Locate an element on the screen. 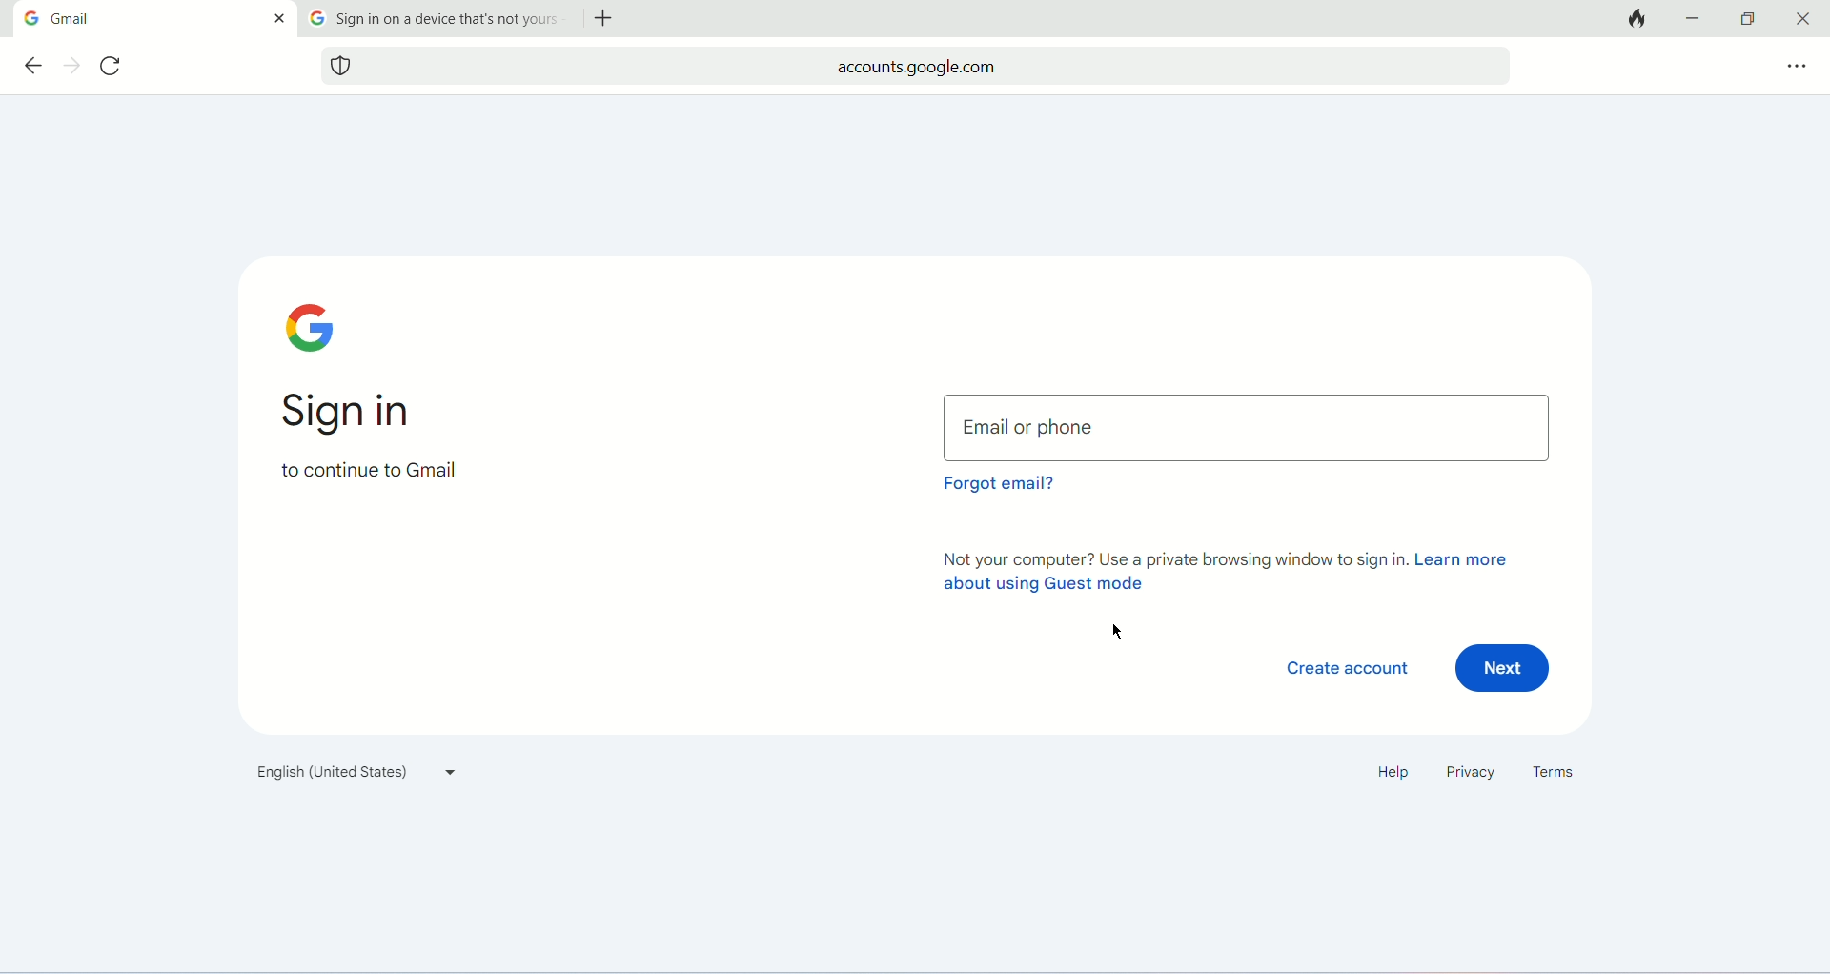  terms is located at coordinates (1559, 773).